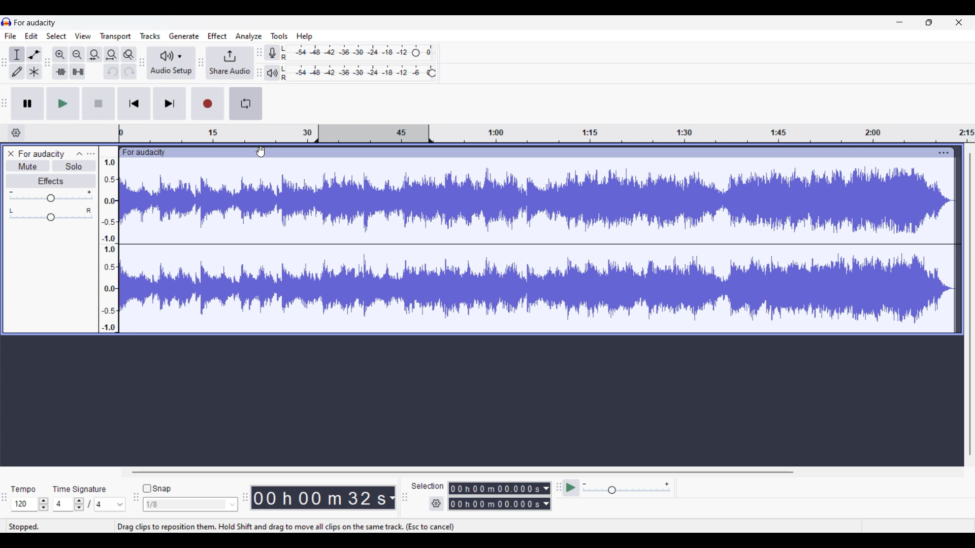 This screenshot has width=975, height=548. I want to click on Selection duration tracker, so click(495, 488).